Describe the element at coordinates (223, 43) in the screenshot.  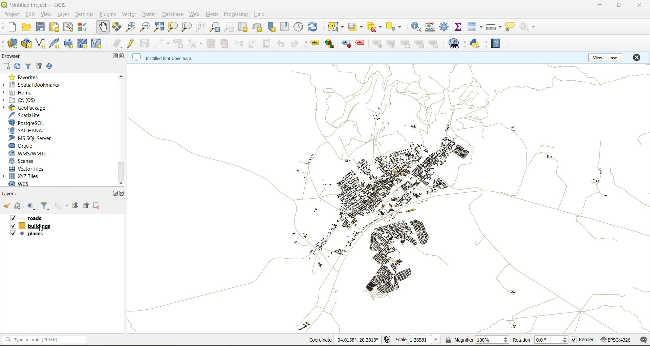
I see `delete` at that location.